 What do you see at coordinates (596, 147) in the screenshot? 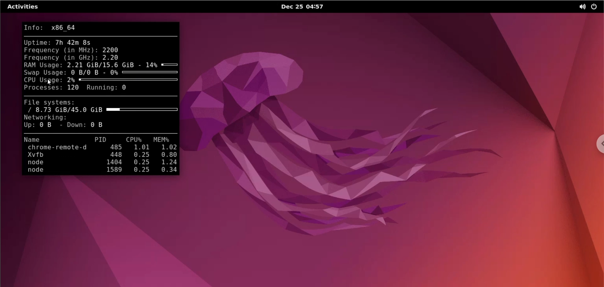
I see `chrome usage` at bounding box center [596, 147].